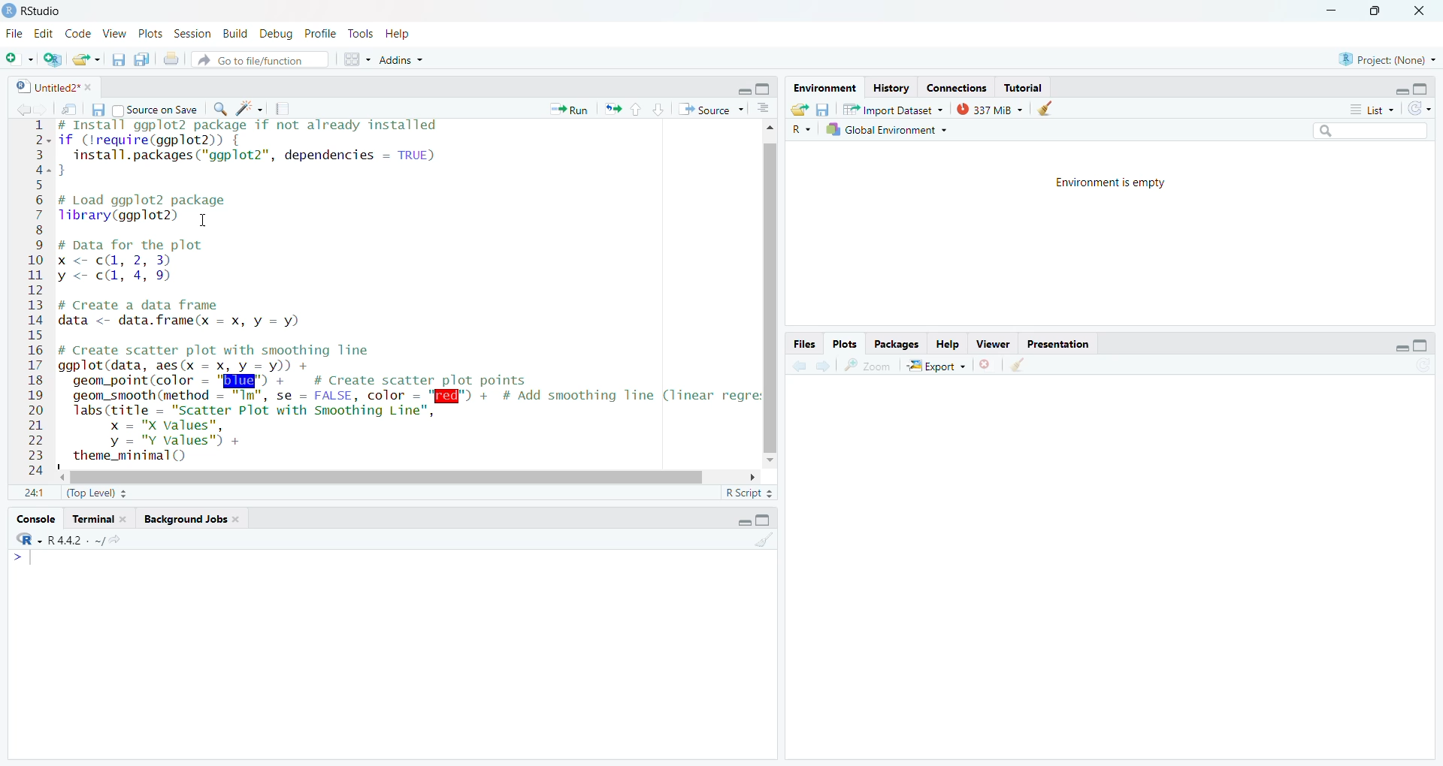  I want to click on code tools, so click(250, 108).